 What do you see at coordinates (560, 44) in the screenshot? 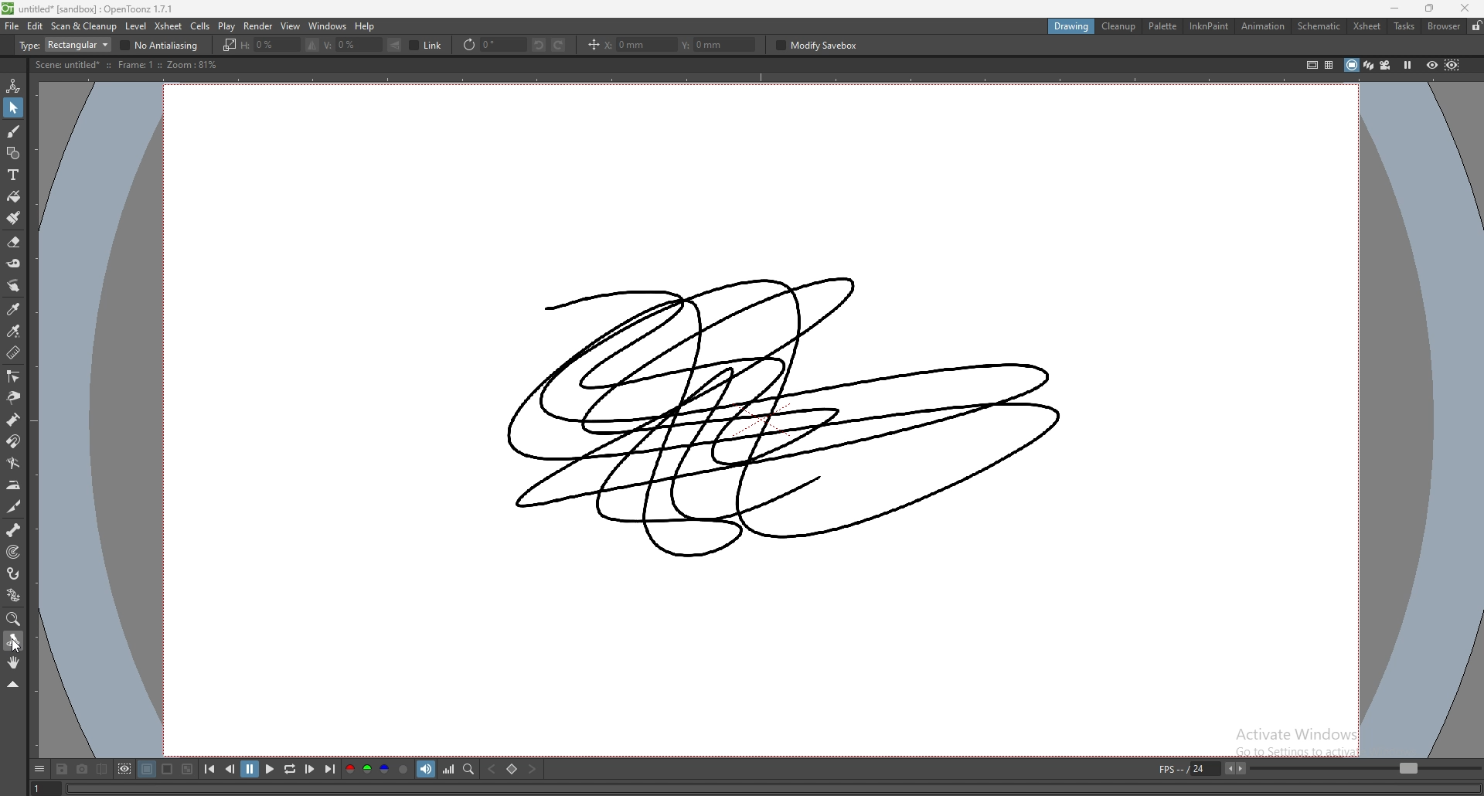
I see `rotate selection right` at bounding box center [560, 44].